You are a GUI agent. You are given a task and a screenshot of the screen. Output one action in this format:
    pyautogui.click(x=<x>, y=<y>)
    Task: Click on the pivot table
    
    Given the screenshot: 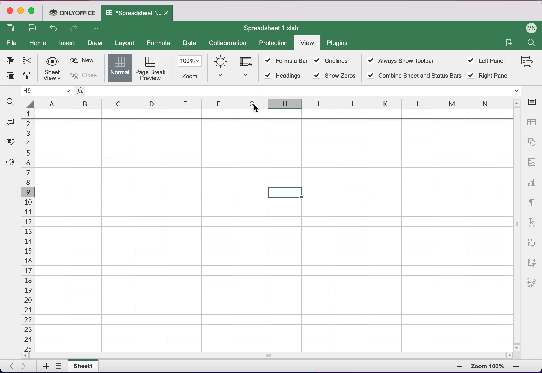 What is the action you would take?
    pyautogui.click(x=533, y=241)
    